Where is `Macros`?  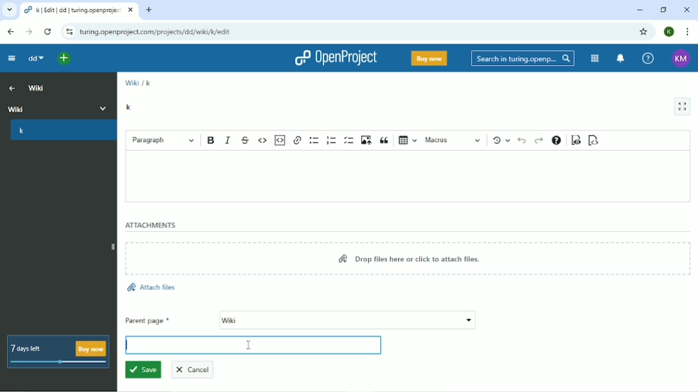
Macros is located at coordinates (453, 140).